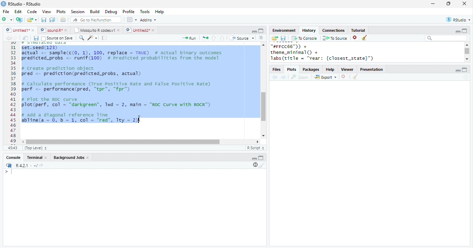  I want to click on Untitled 1, so click(17, 30).